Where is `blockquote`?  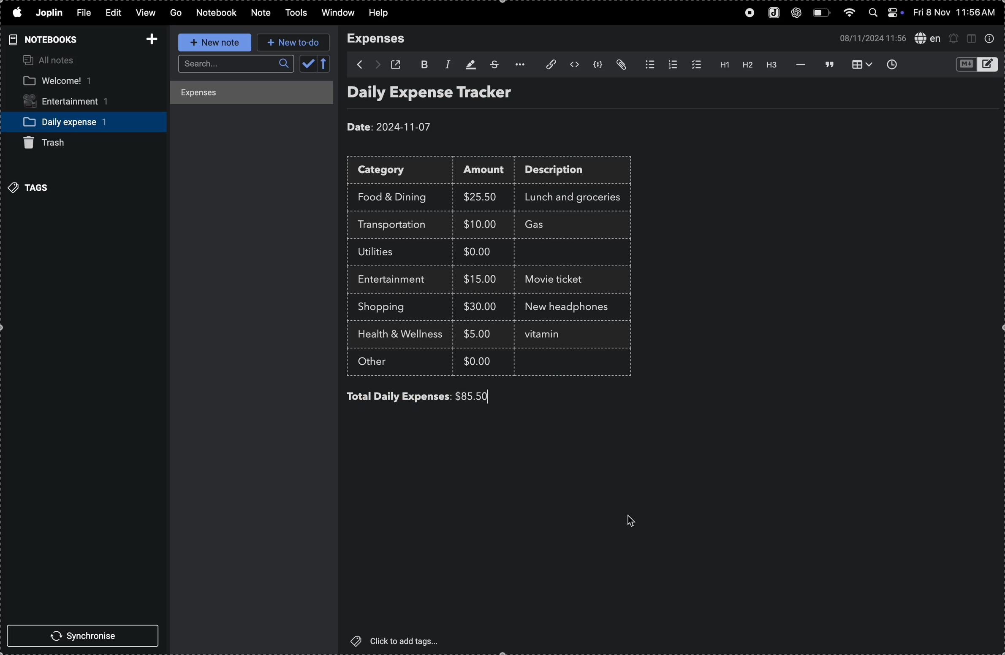 blockquote is located at coordinates (827, 64).